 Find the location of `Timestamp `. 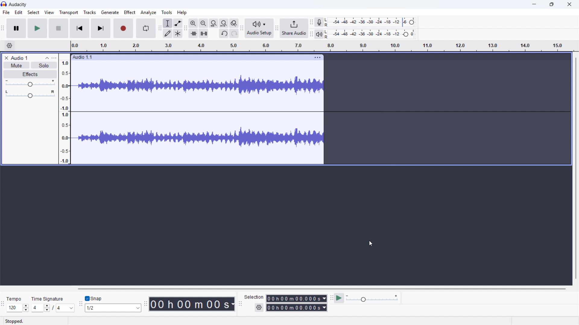

Timestamp  is located at coordinates (192, 304).